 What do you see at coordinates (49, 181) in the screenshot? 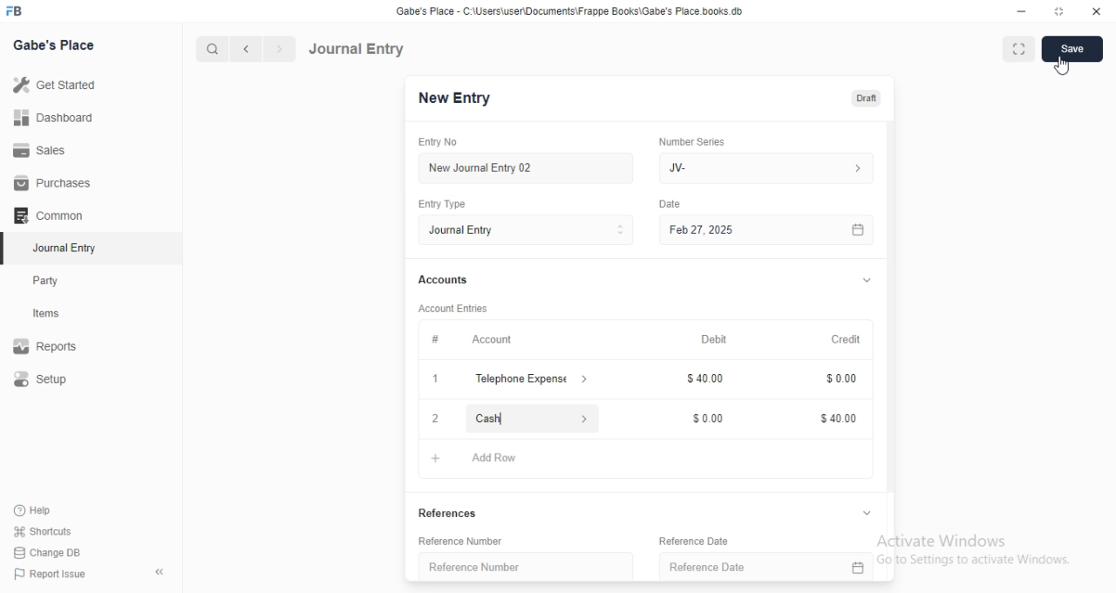
I see `Purchases` at bounding box center [49, 181].